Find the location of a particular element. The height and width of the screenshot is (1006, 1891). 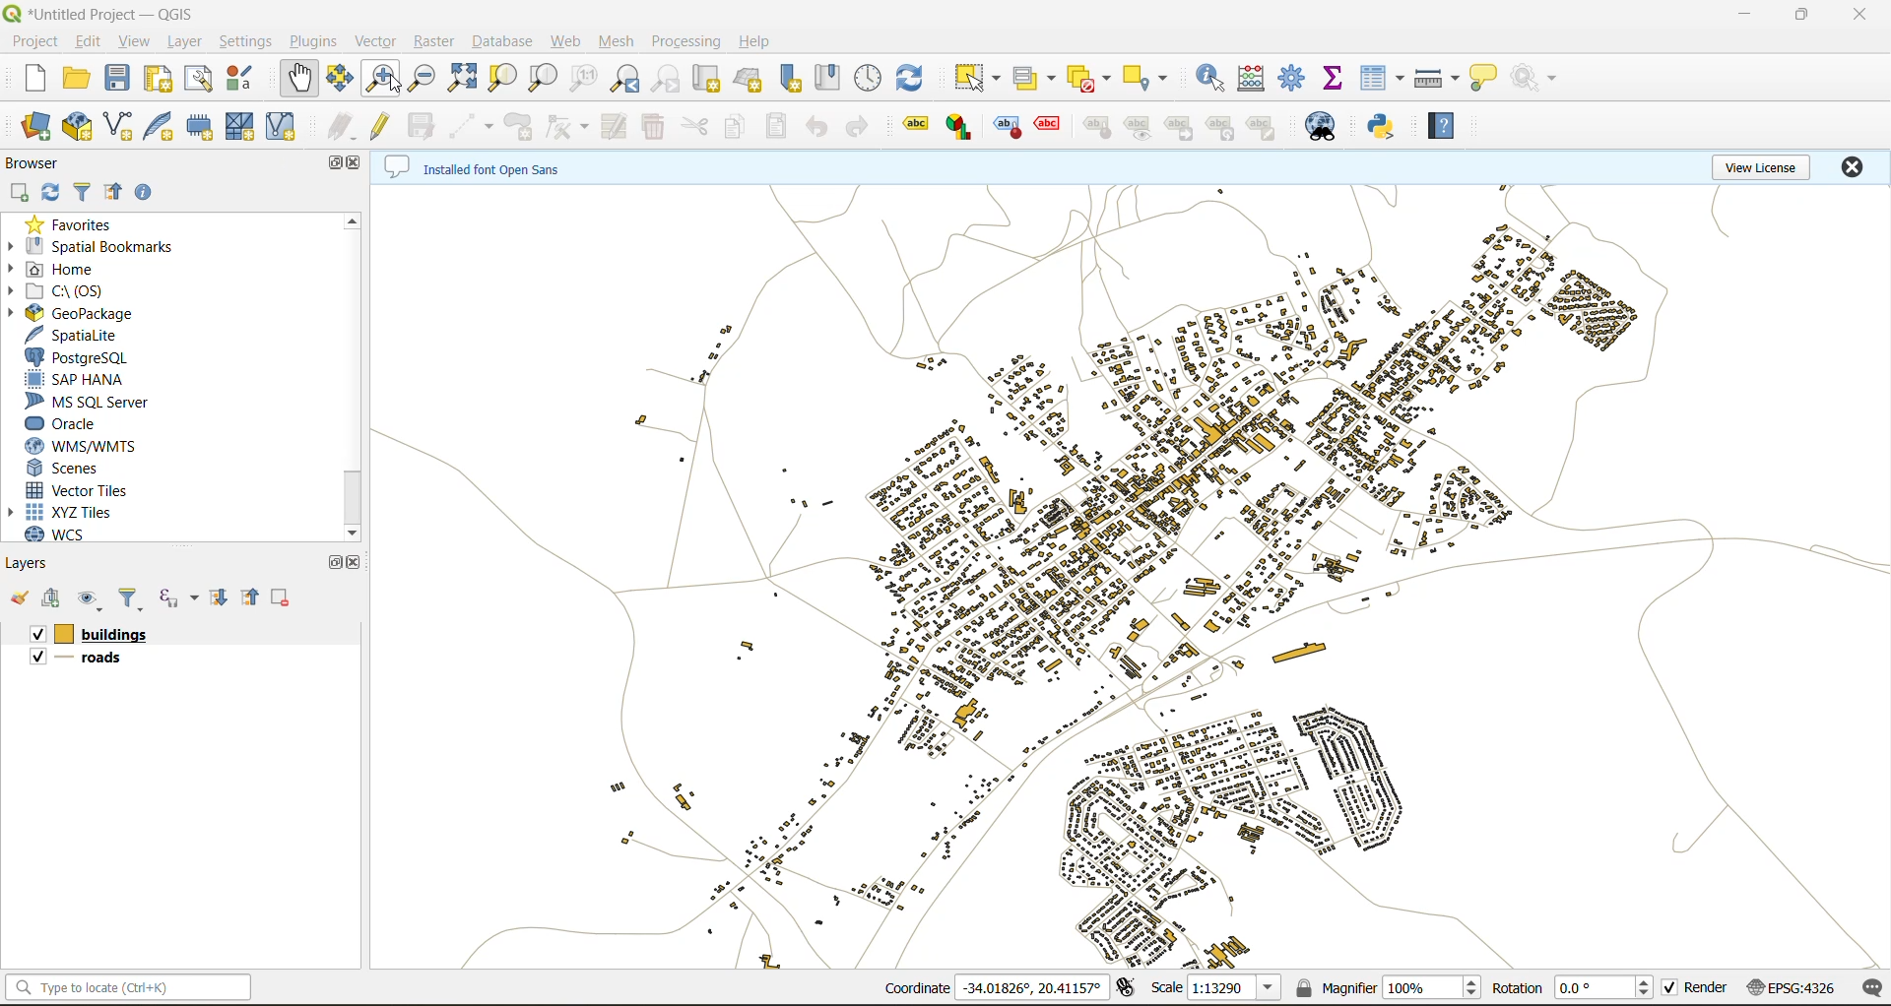

maximize is located at coordinates (333, 562).